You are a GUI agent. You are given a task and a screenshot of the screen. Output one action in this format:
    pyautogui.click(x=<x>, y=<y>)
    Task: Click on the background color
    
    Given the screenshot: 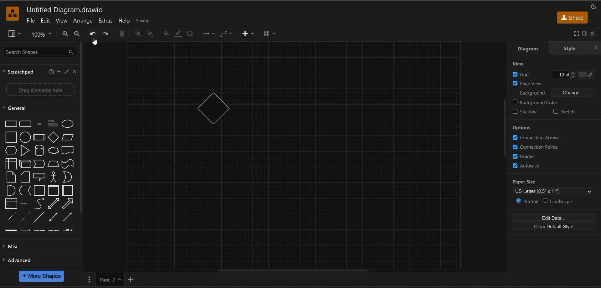 What is the action you would take?
    pyautogui.click(x=536, y=103)
    